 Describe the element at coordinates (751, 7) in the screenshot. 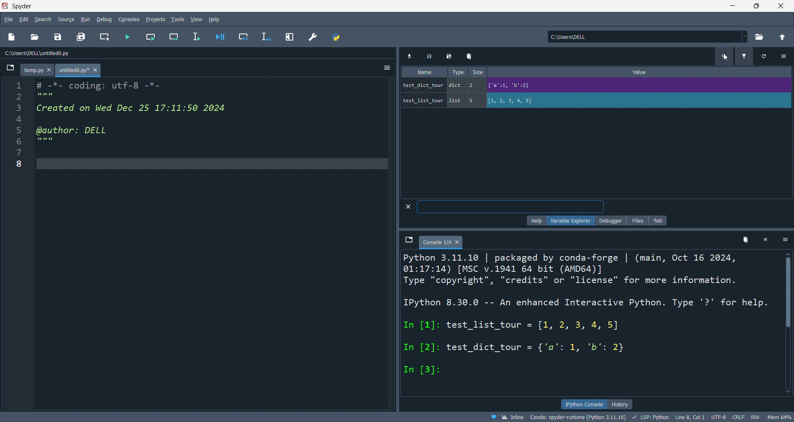

I see `maximize` at that location.